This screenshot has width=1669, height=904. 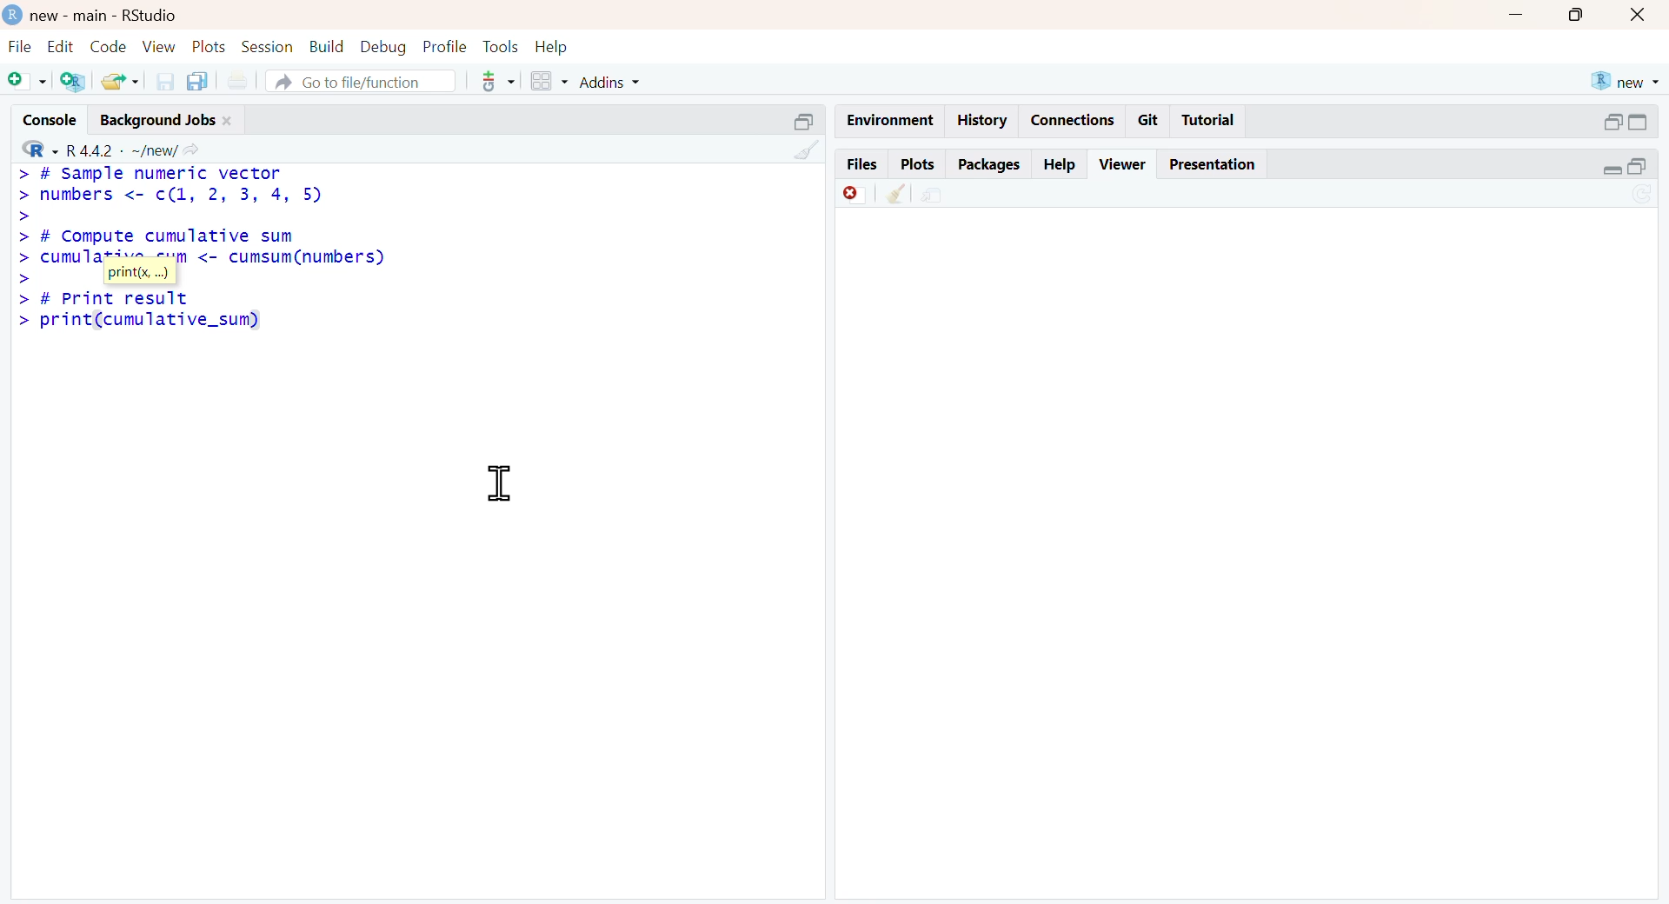 What do you see at coordinates (1578, 15) in the screenshot?
I see `maximize` at bounding box center [1578, 15].